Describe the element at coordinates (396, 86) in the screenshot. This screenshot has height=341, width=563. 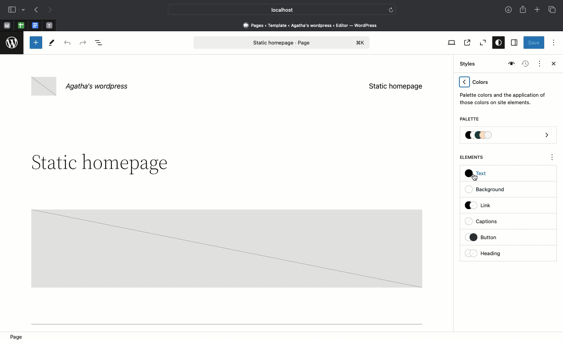
I see `Static homepage` at that location.